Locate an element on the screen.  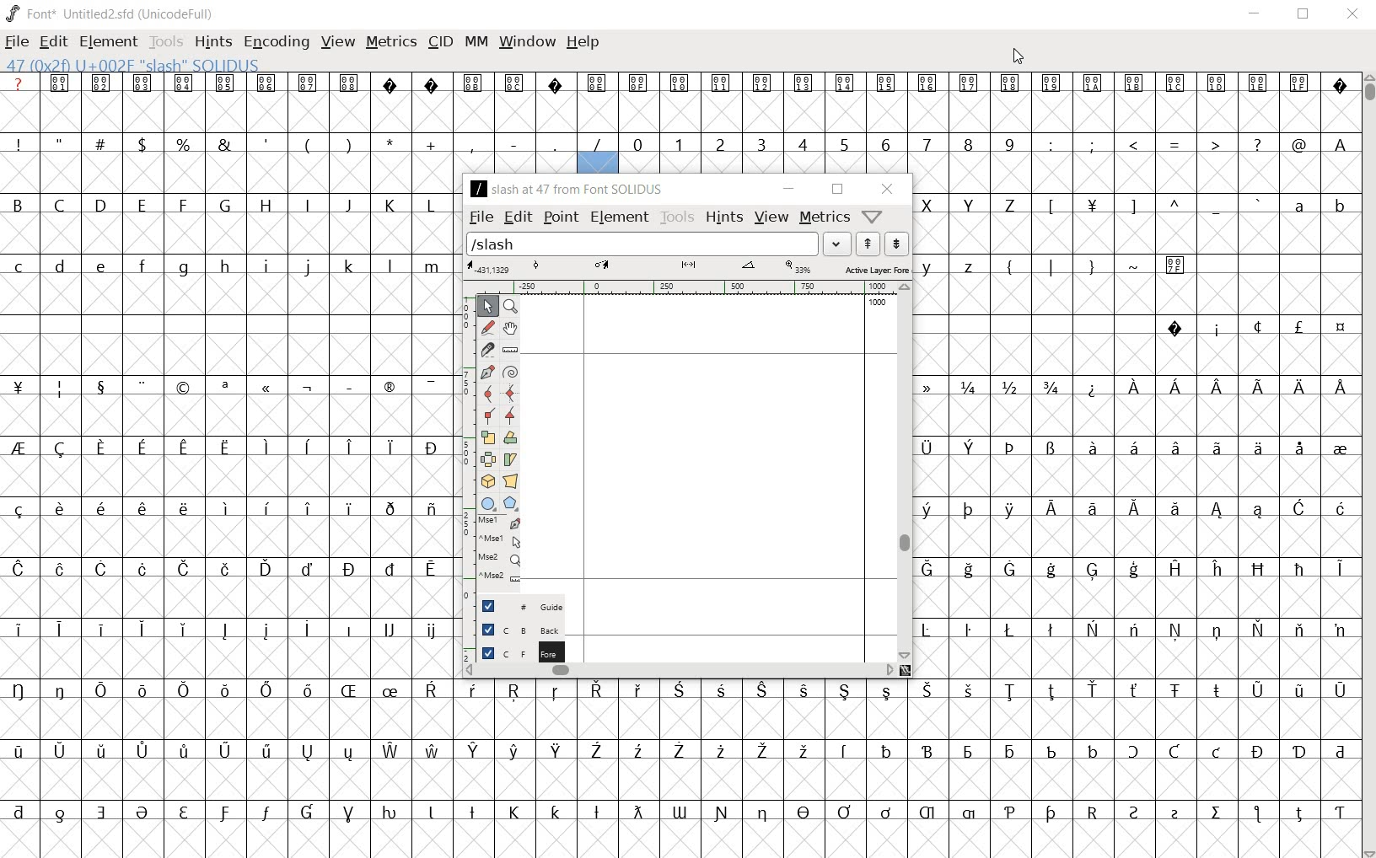
1000 is located at coordinates (871, 303).